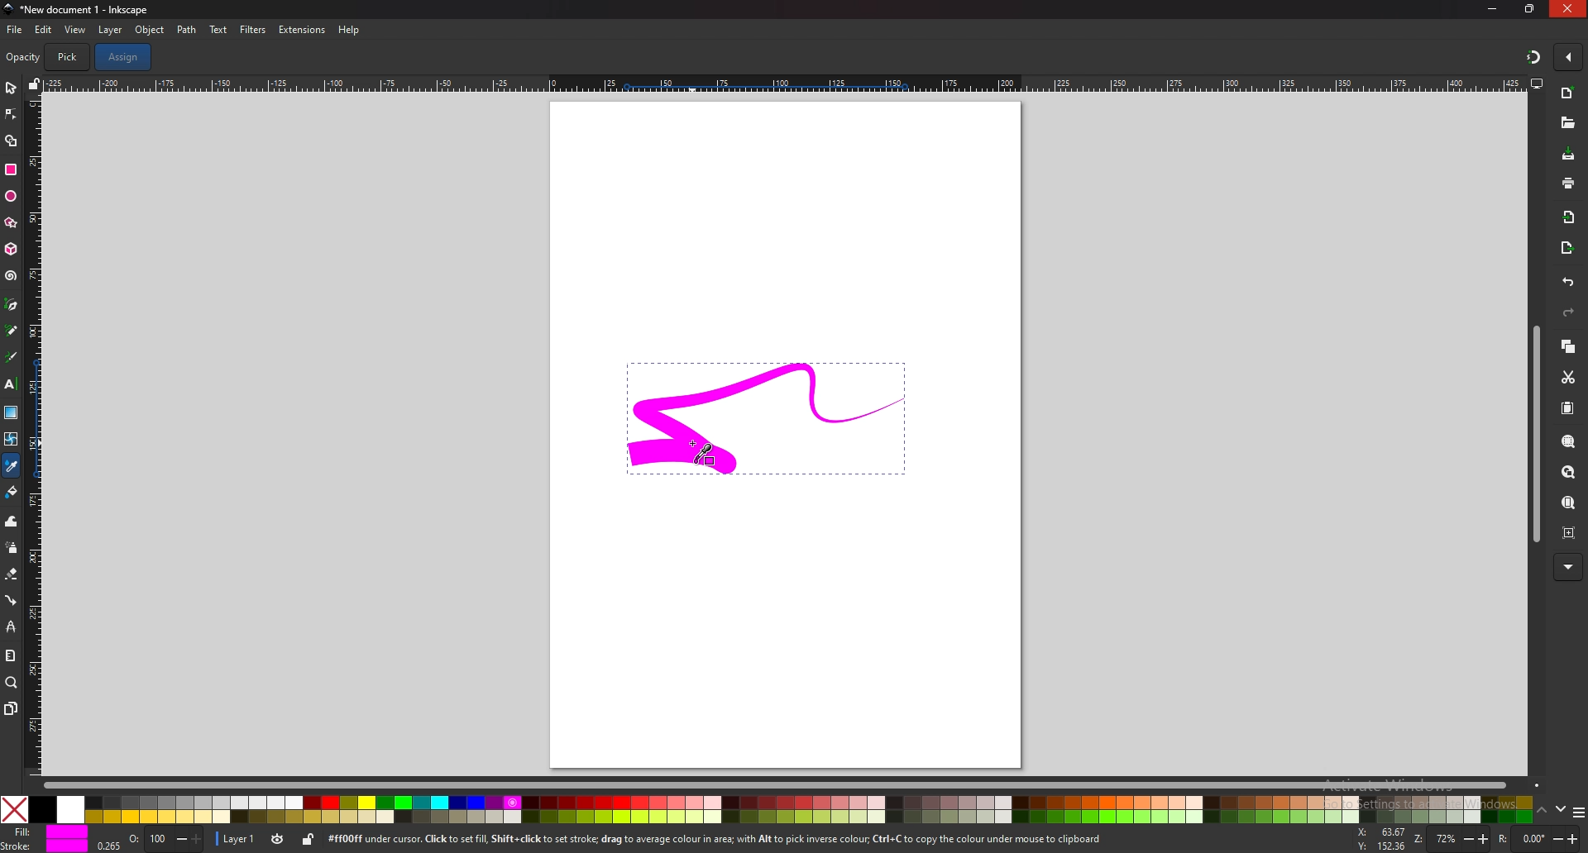  What do you see at coordinates (12, 627) in the screenshot?
I see `lpe` at bounding box center [12, 627].